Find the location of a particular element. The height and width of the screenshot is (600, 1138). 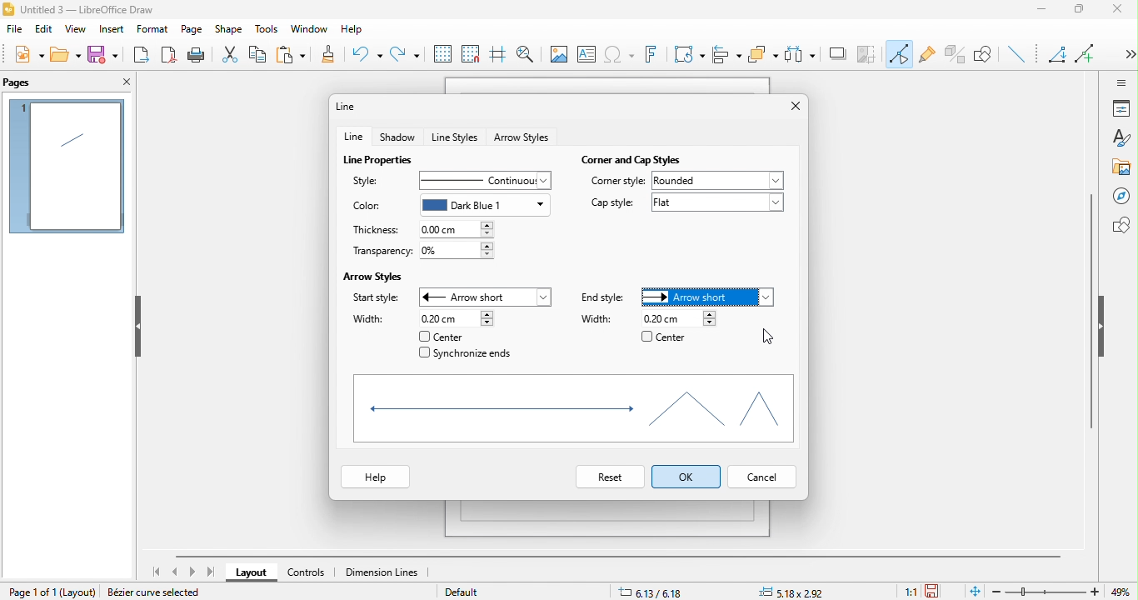

center is located at coordinates (444, 337).